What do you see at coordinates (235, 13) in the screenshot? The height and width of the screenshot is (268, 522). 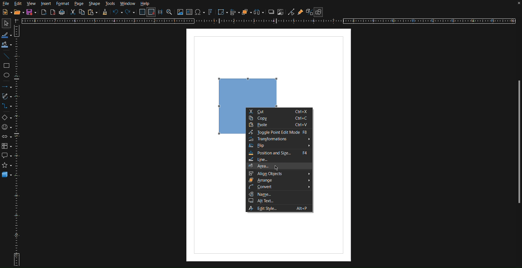 I see `Align Objects` at bounding box center [235, 13].